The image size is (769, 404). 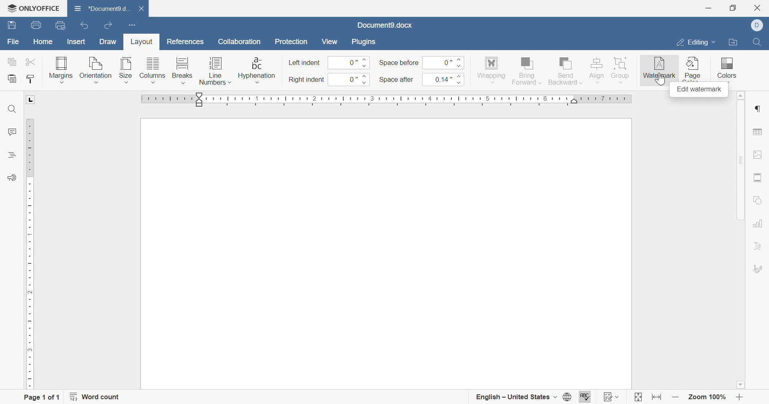 I want to click on line numbers, so click(x=215, y=73).